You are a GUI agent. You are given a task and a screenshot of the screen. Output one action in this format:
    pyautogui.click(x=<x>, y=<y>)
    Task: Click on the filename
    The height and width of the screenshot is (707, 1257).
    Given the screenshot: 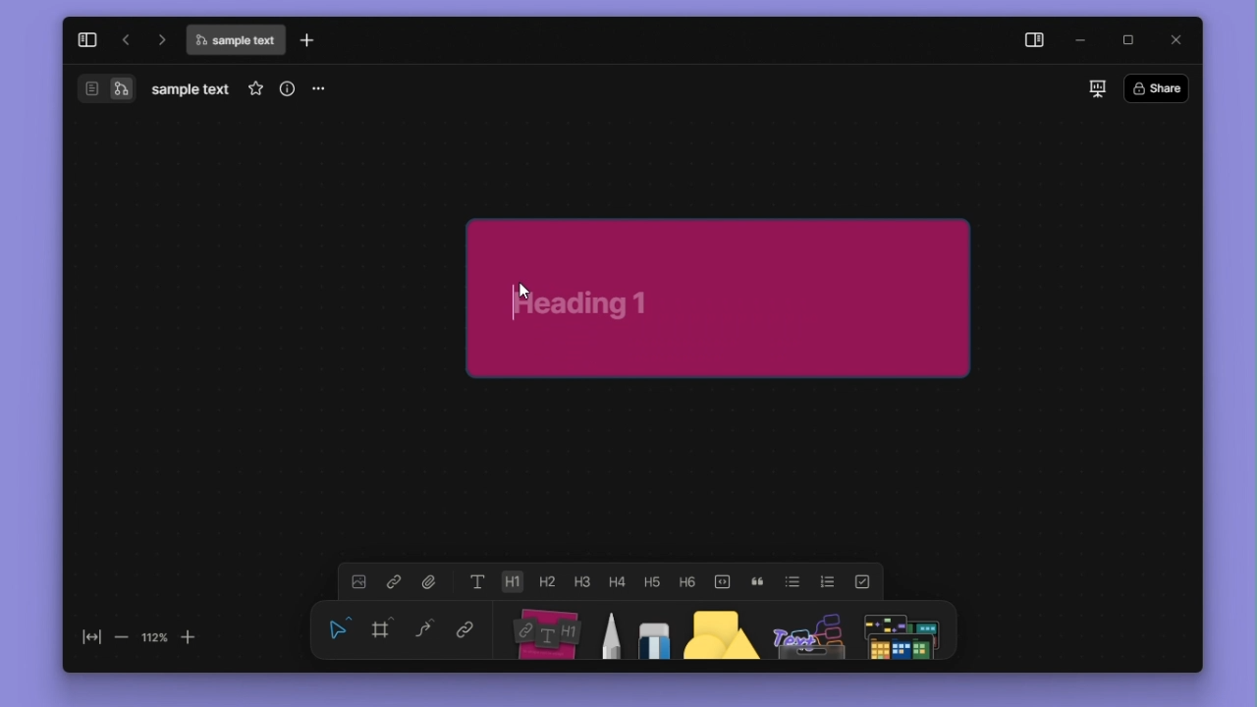 What is the action you would take?
    pyautogui.click(x=191, y=90)
    